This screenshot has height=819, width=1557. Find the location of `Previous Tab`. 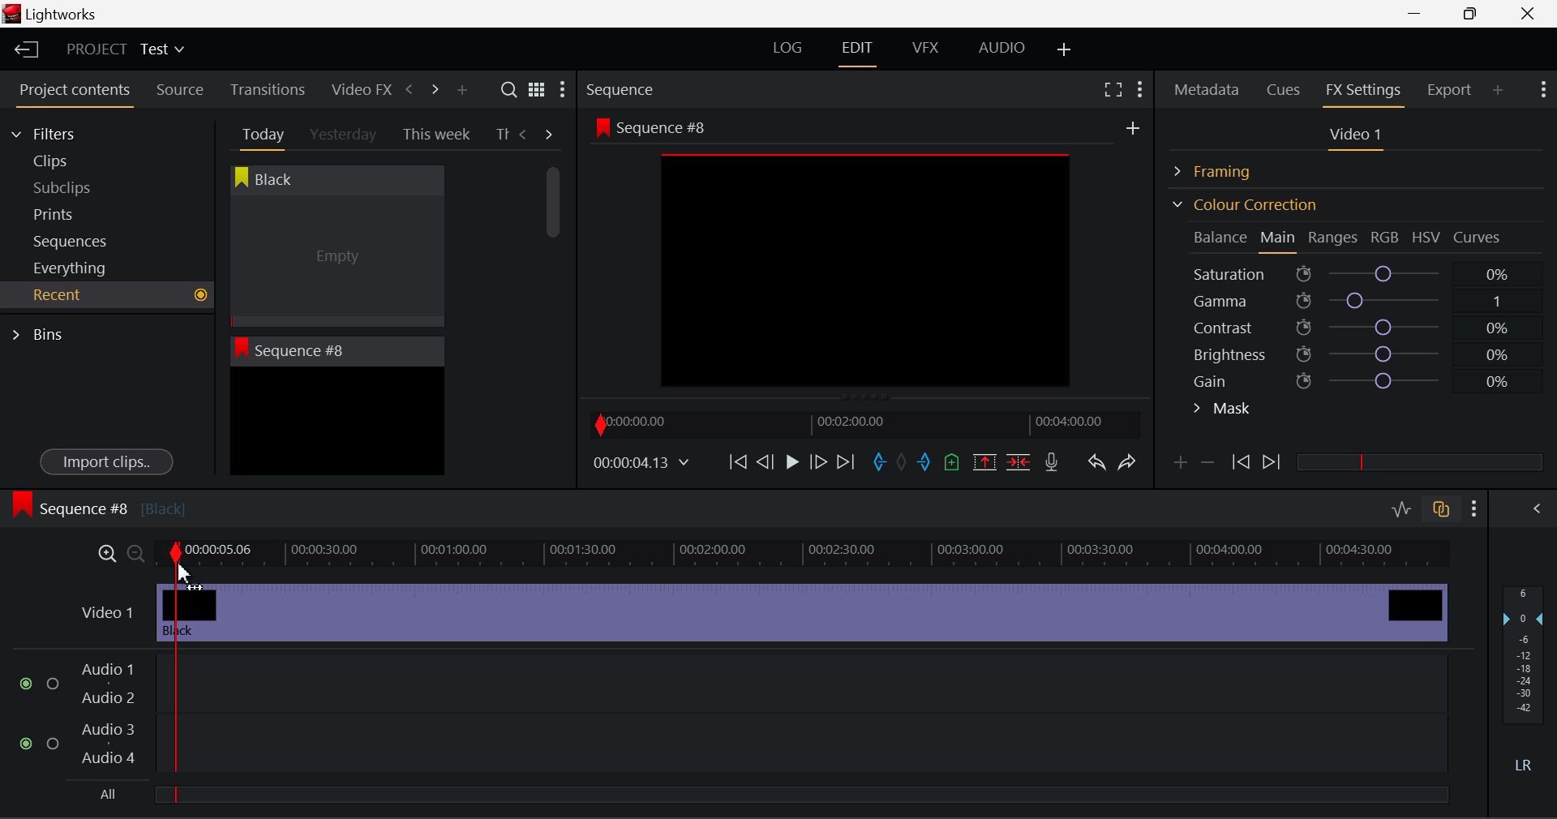

Previous Tab is located at coordinates (525, 134).